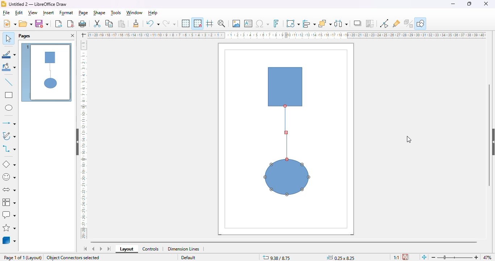 This screenshot has width=495, height=261. I want to click on insert special characters, so click(262, 24).